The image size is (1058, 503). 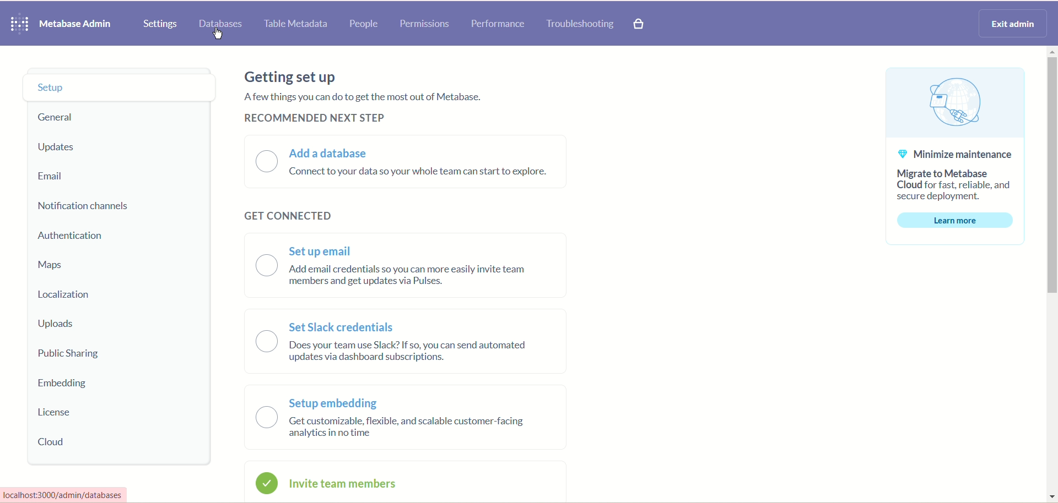 I want to click on minimize maintenance, so click(x=957, y=176).